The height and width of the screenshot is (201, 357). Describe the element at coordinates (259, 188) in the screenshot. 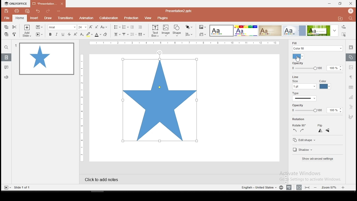

I see `english - united states` at that location.